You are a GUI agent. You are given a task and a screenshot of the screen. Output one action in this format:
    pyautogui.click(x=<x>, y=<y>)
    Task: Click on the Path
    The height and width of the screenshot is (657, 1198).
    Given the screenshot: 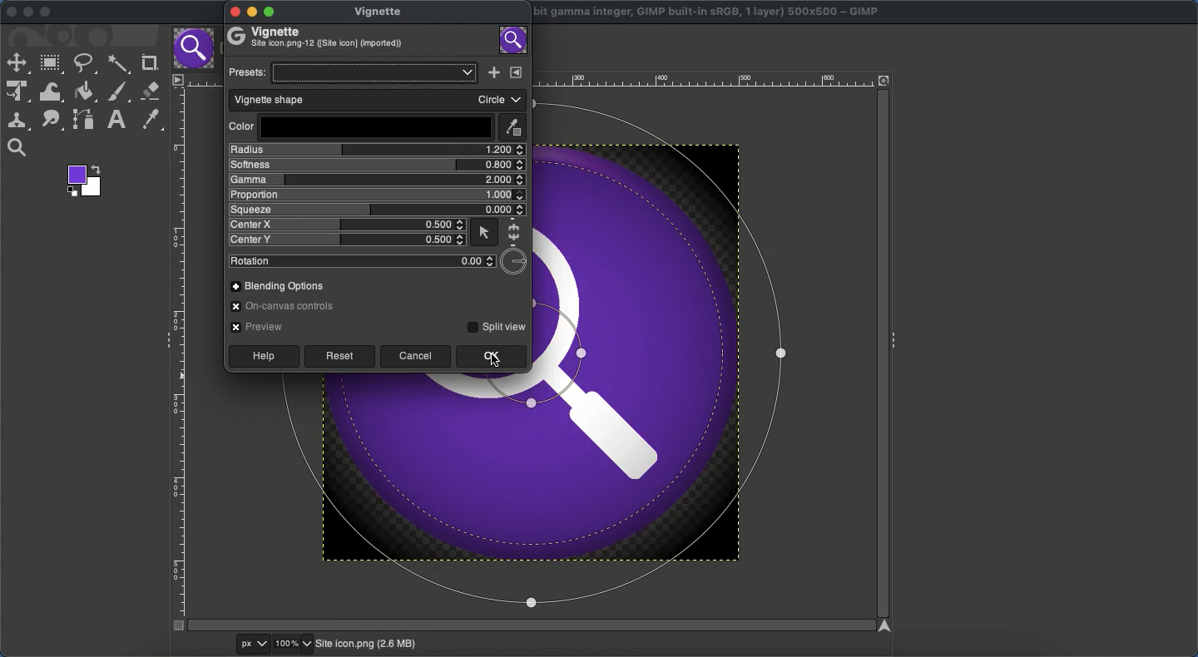 What is the action you would take?
    pyautogui.click(x=84, y=119)
    